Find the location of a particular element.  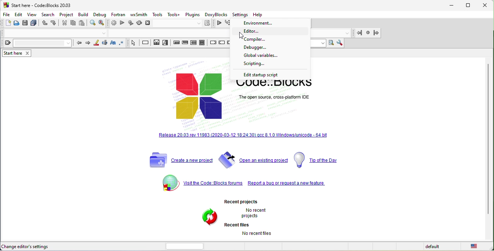

maximize is located at coordinates (470, 6).